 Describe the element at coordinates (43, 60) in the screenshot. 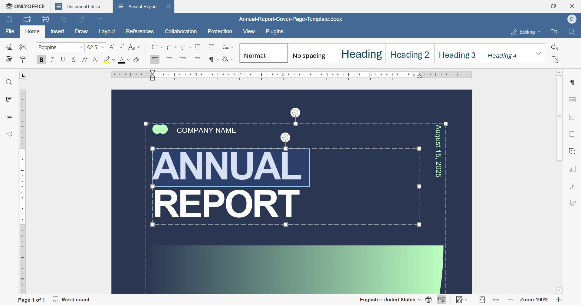

I see `bold` at that location.